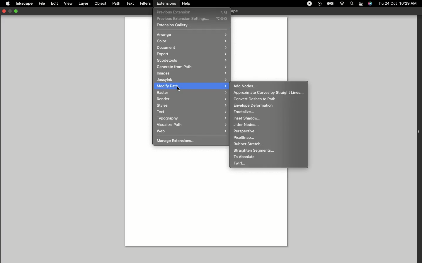 The width and height of the screenshot is (422, 263). What do you see at coordinates (370, 4) in the screenshot?
I see `Voice control` at bounding box center [370, 4].